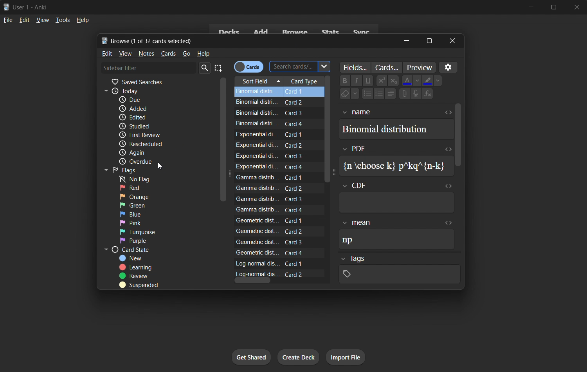 The height and width of the screenshot is (372, 587). I want to click on go, so click(187, 54).